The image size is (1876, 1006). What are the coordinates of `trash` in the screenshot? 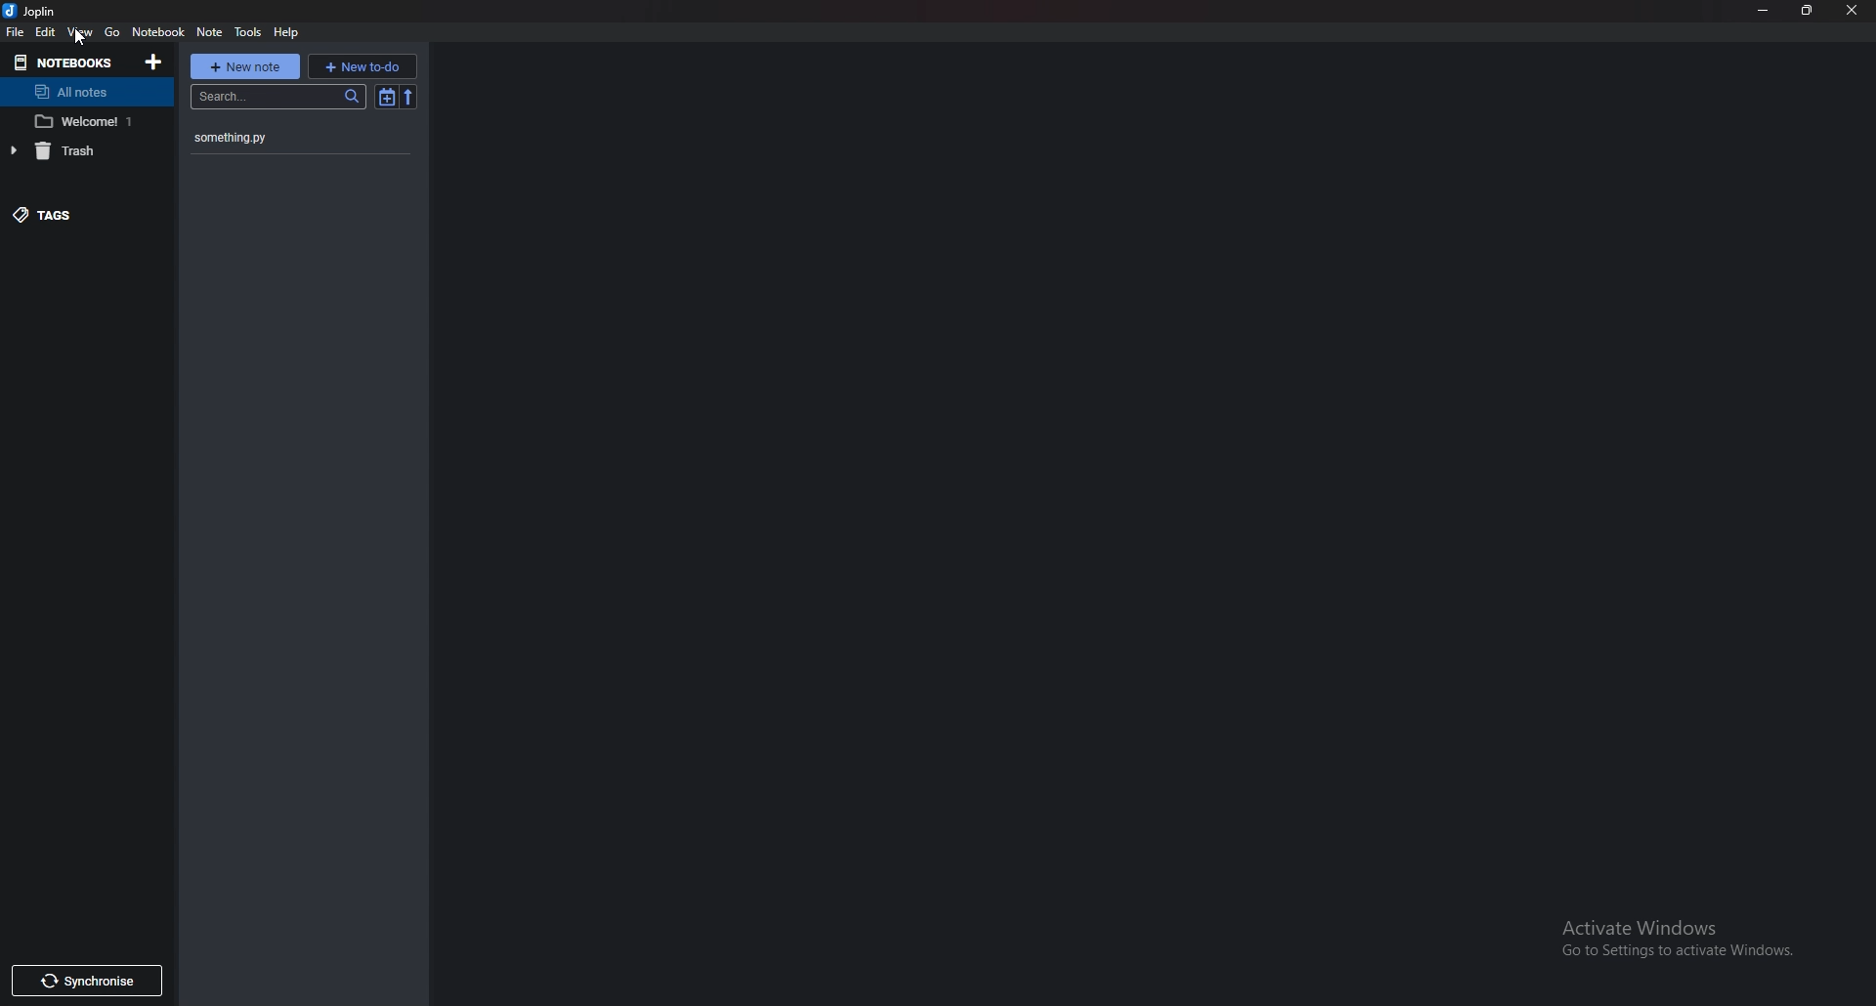 It's located at (73, 151).